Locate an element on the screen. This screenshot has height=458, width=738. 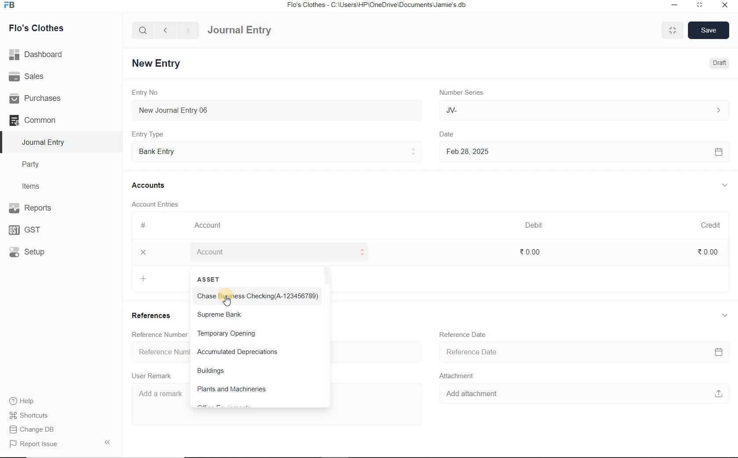
₹0.00 is located at coordinates (528, 254).